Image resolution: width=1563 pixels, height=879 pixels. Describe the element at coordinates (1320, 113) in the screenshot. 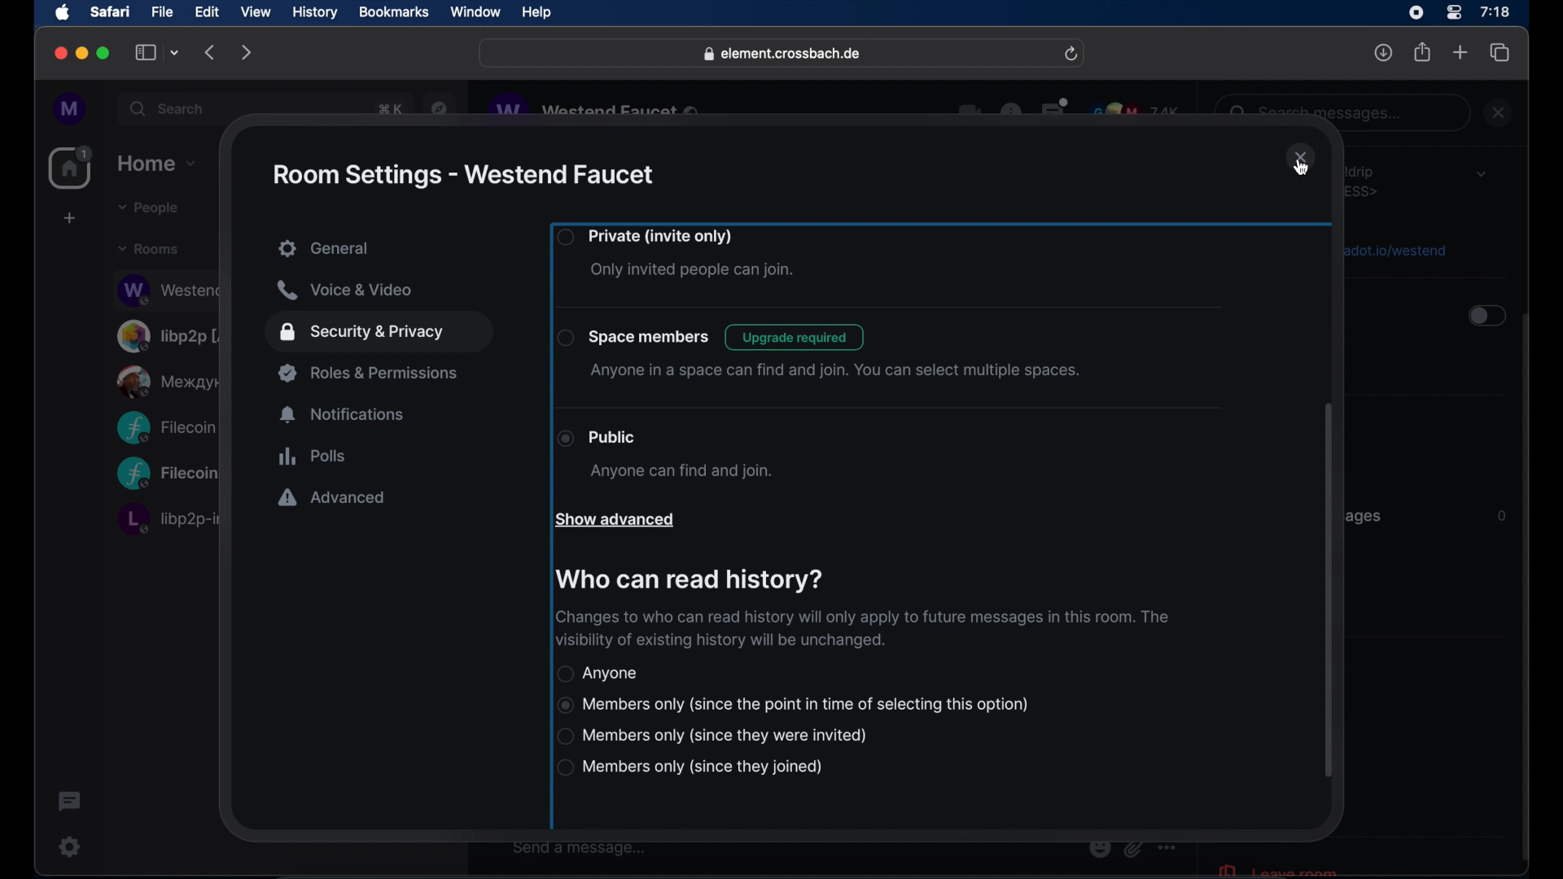

I see `obscure text` at that location.